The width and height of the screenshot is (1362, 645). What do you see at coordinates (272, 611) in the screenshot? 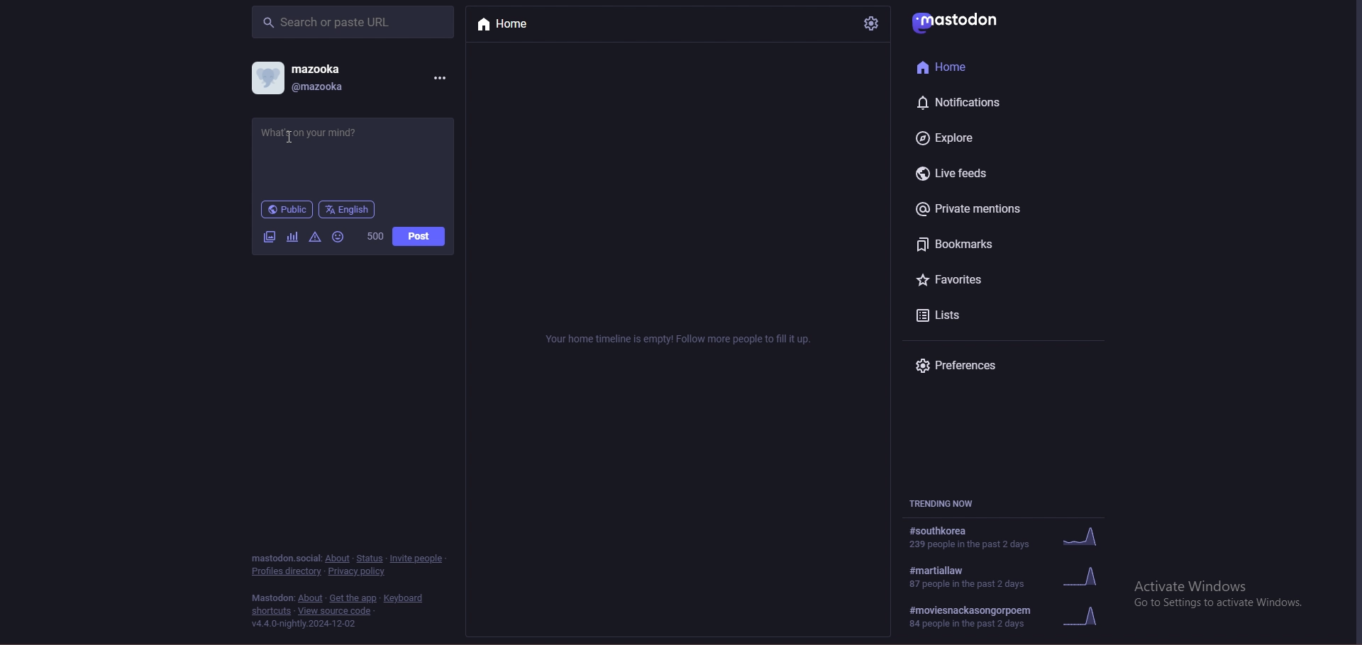
I see `shortcuts` at bounding box center [272, 611].